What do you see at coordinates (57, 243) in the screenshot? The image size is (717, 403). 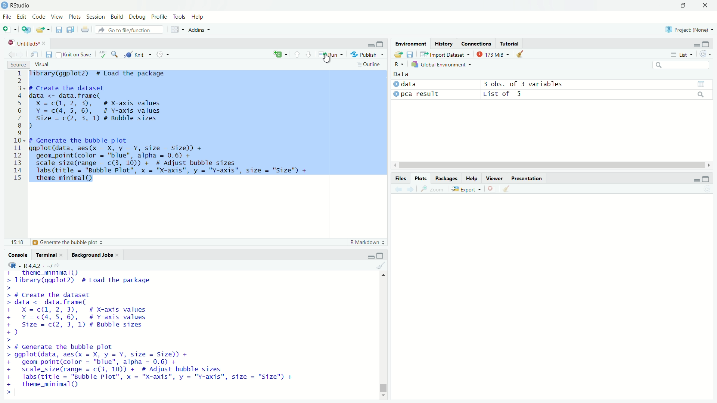 I see `generate the bubble plot ` at bounding box center [57, 243].